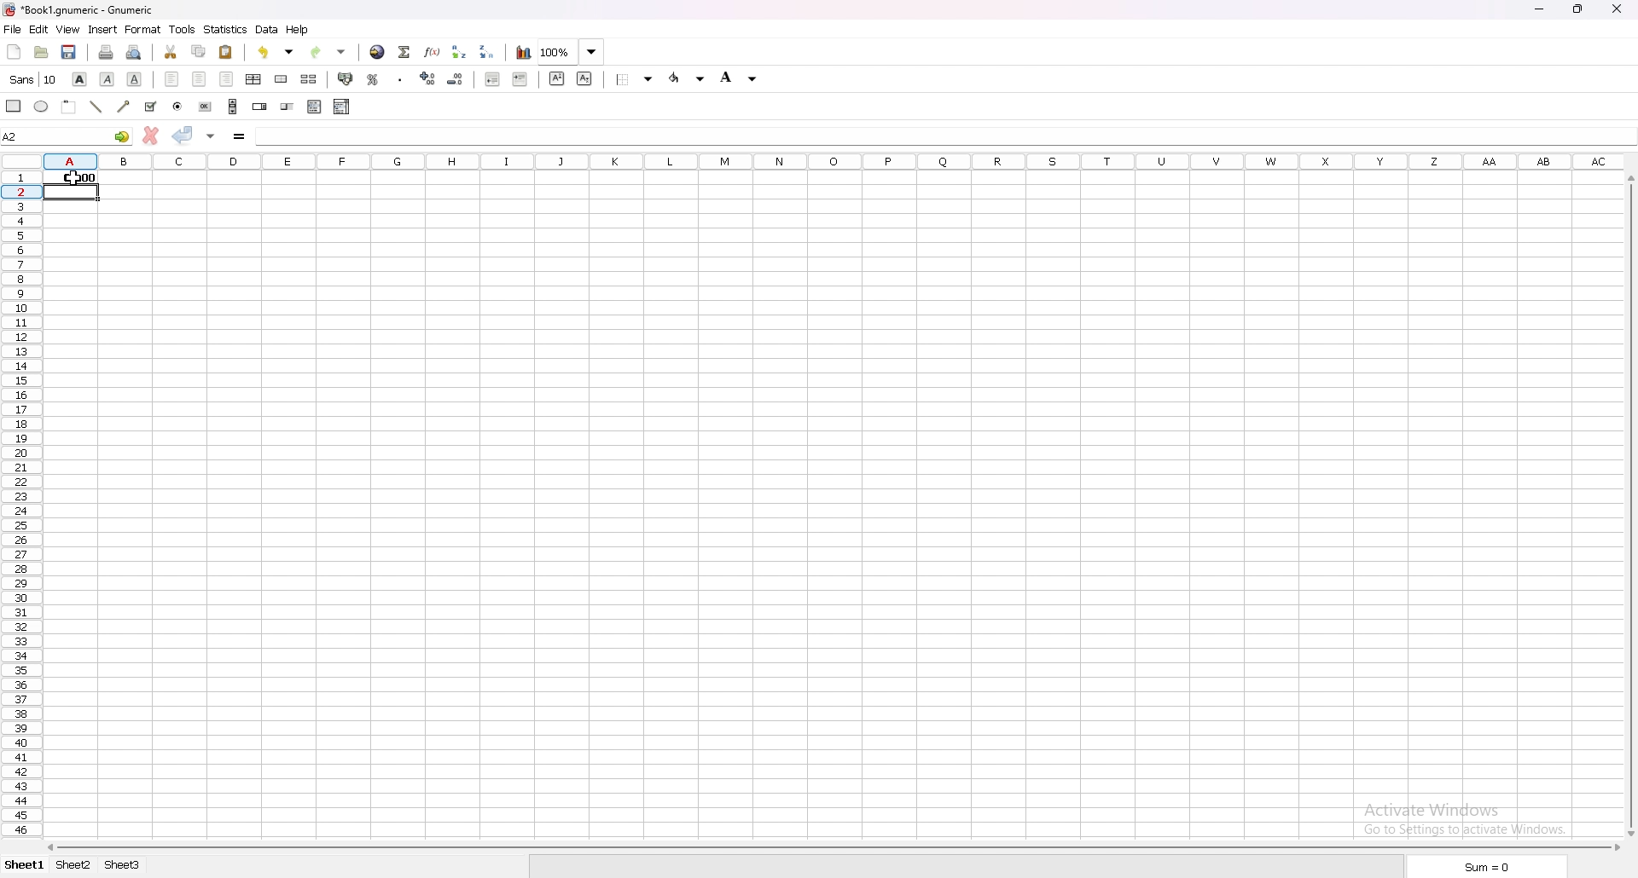 Image resolution: width=1638 pixels, height=878 pixels. Describe the element at coordinates (283, 78) in the screenshot. I see `merge cell` at that location.